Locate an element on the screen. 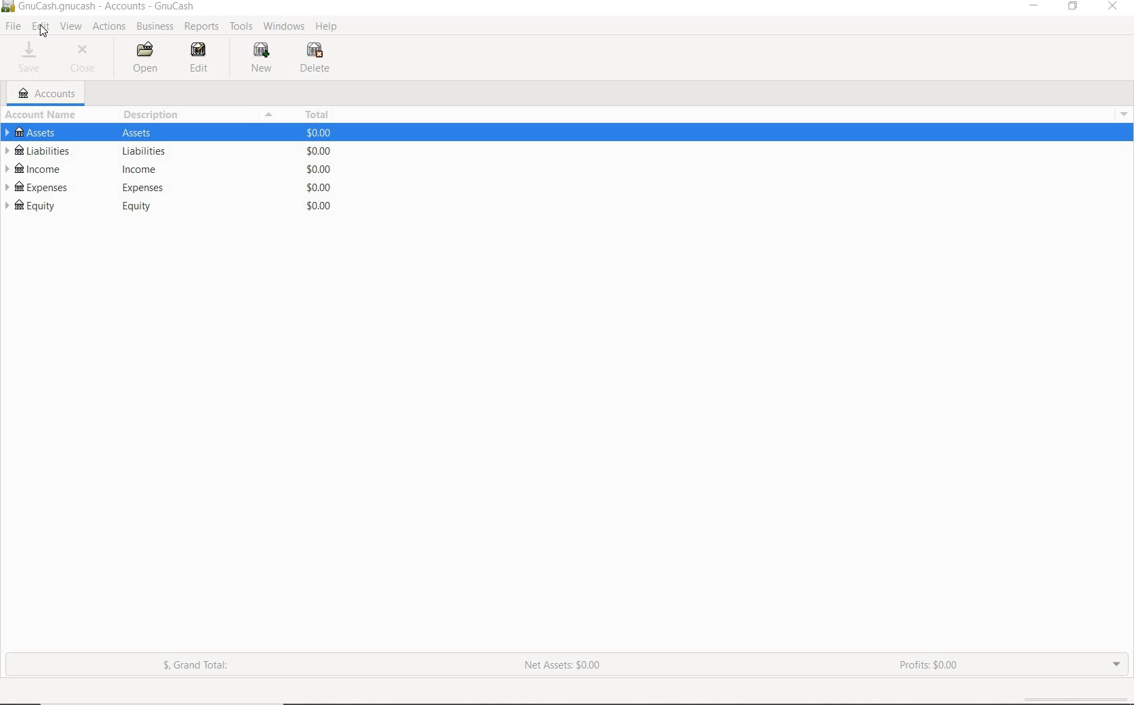  DESCRIPTION is located at coordinates (151, 117).